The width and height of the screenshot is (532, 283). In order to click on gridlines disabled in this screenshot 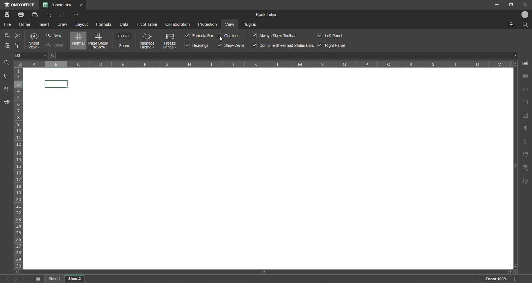, I will do `click(268, 168)`.